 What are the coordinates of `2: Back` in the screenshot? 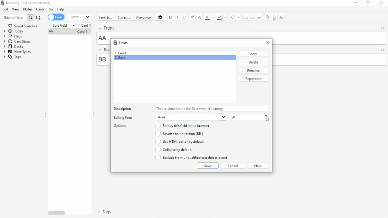 It's located at (120, 59).